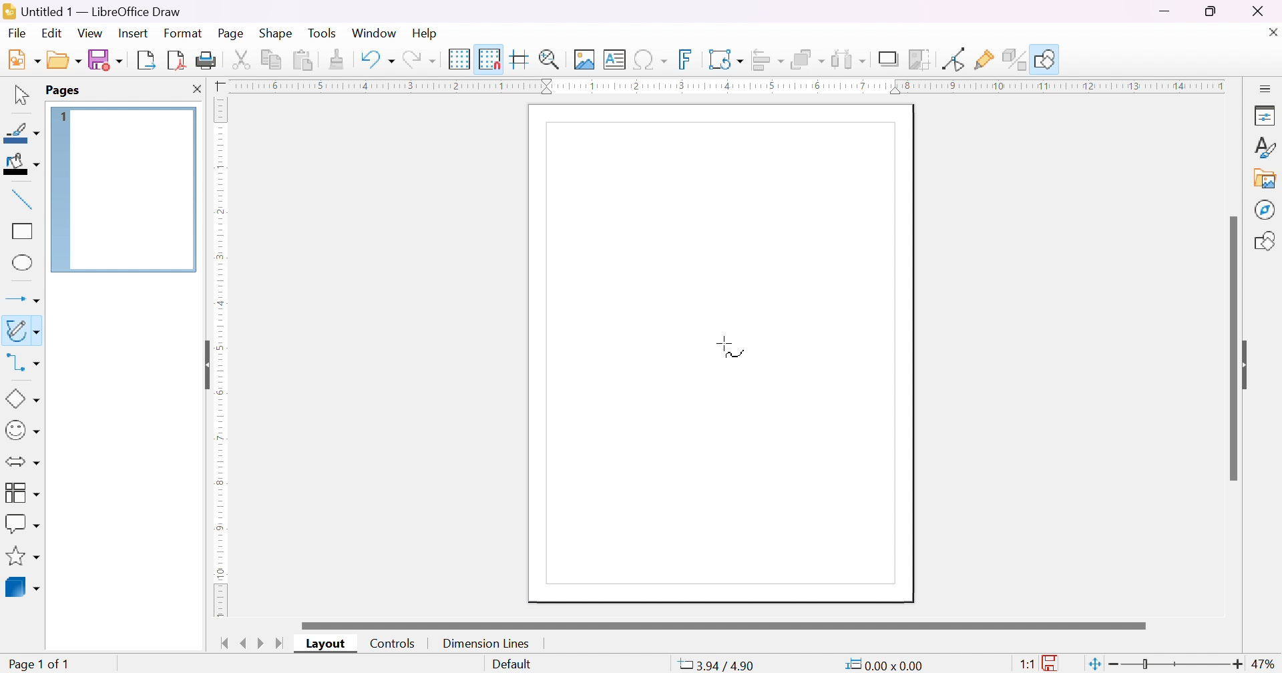  Describe the element at coordinates (90, 33) in the screenshot. I see `view` at that location.